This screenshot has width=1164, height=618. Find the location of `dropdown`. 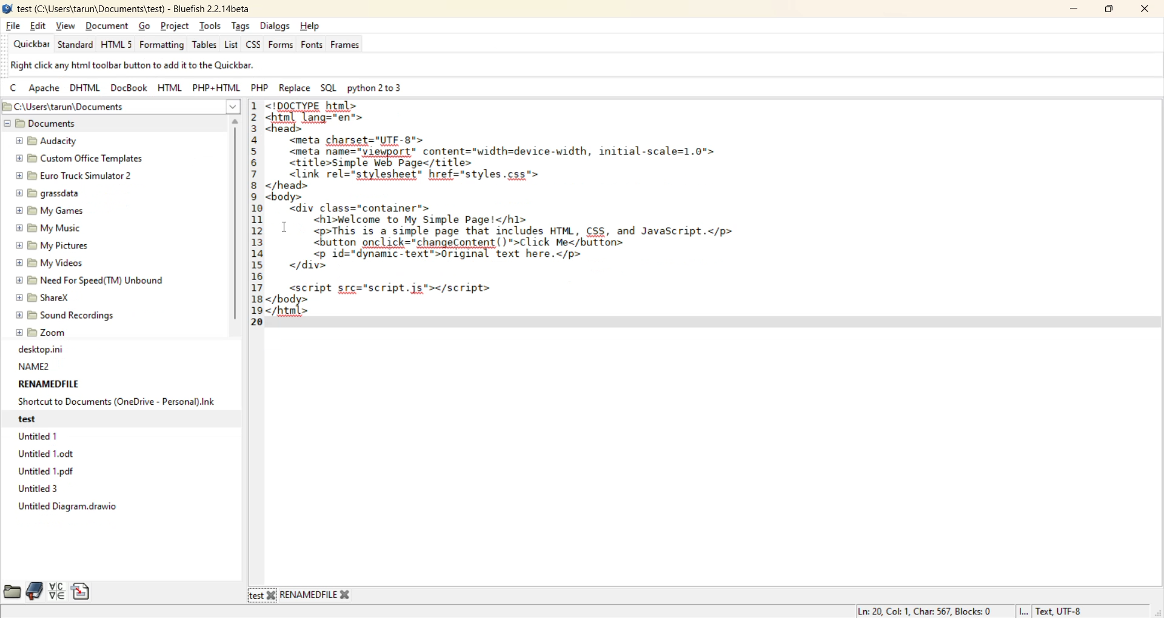

dropdown is located at coordinates (233, 107).